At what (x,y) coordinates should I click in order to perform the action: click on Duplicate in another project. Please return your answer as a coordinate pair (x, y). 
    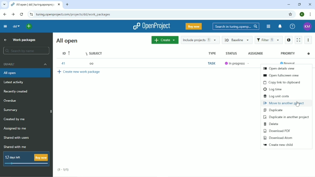
    Looking at the image, I should click on (286, 117).